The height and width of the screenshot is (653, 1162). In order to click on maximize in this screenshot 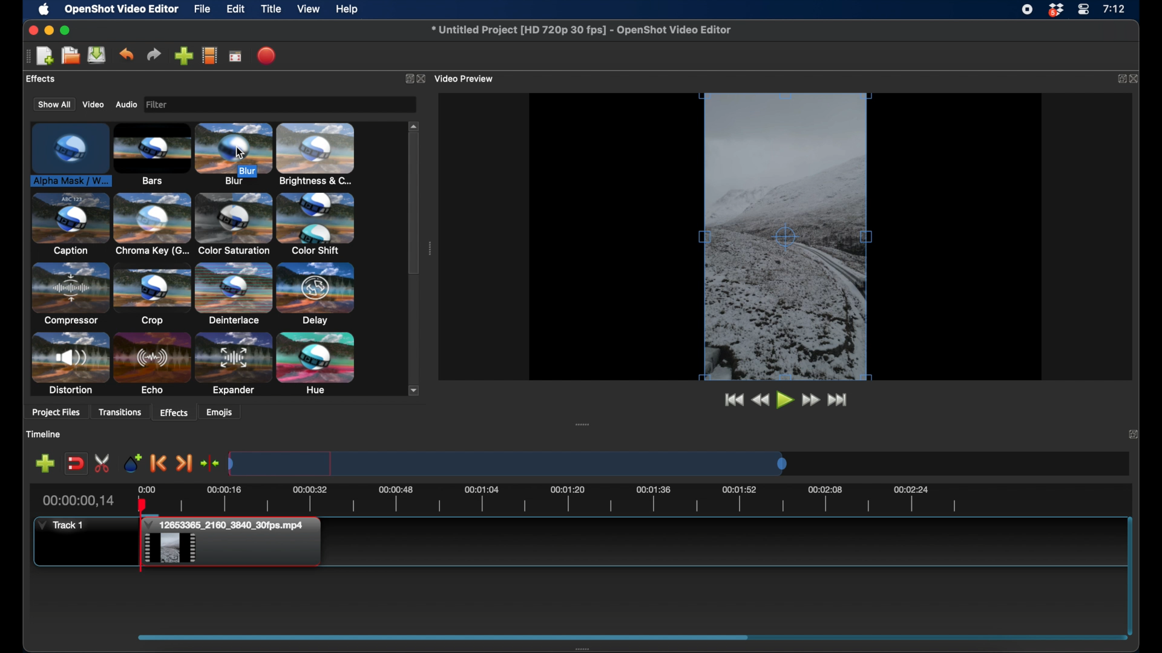, I will do `click(66, 31)`.